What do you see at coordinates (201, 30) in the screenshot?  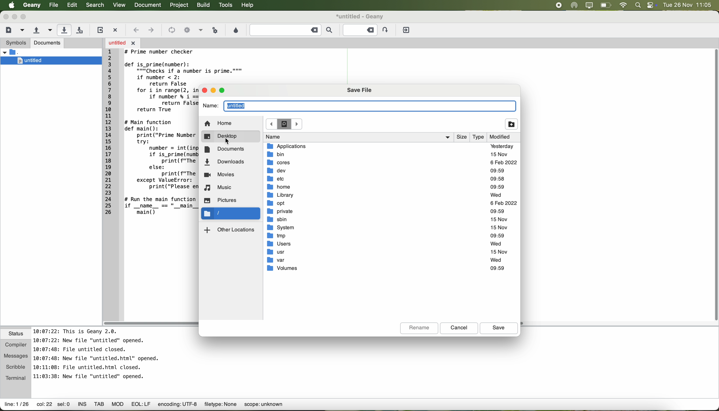 I see `option` at bounding box center [201, 30].